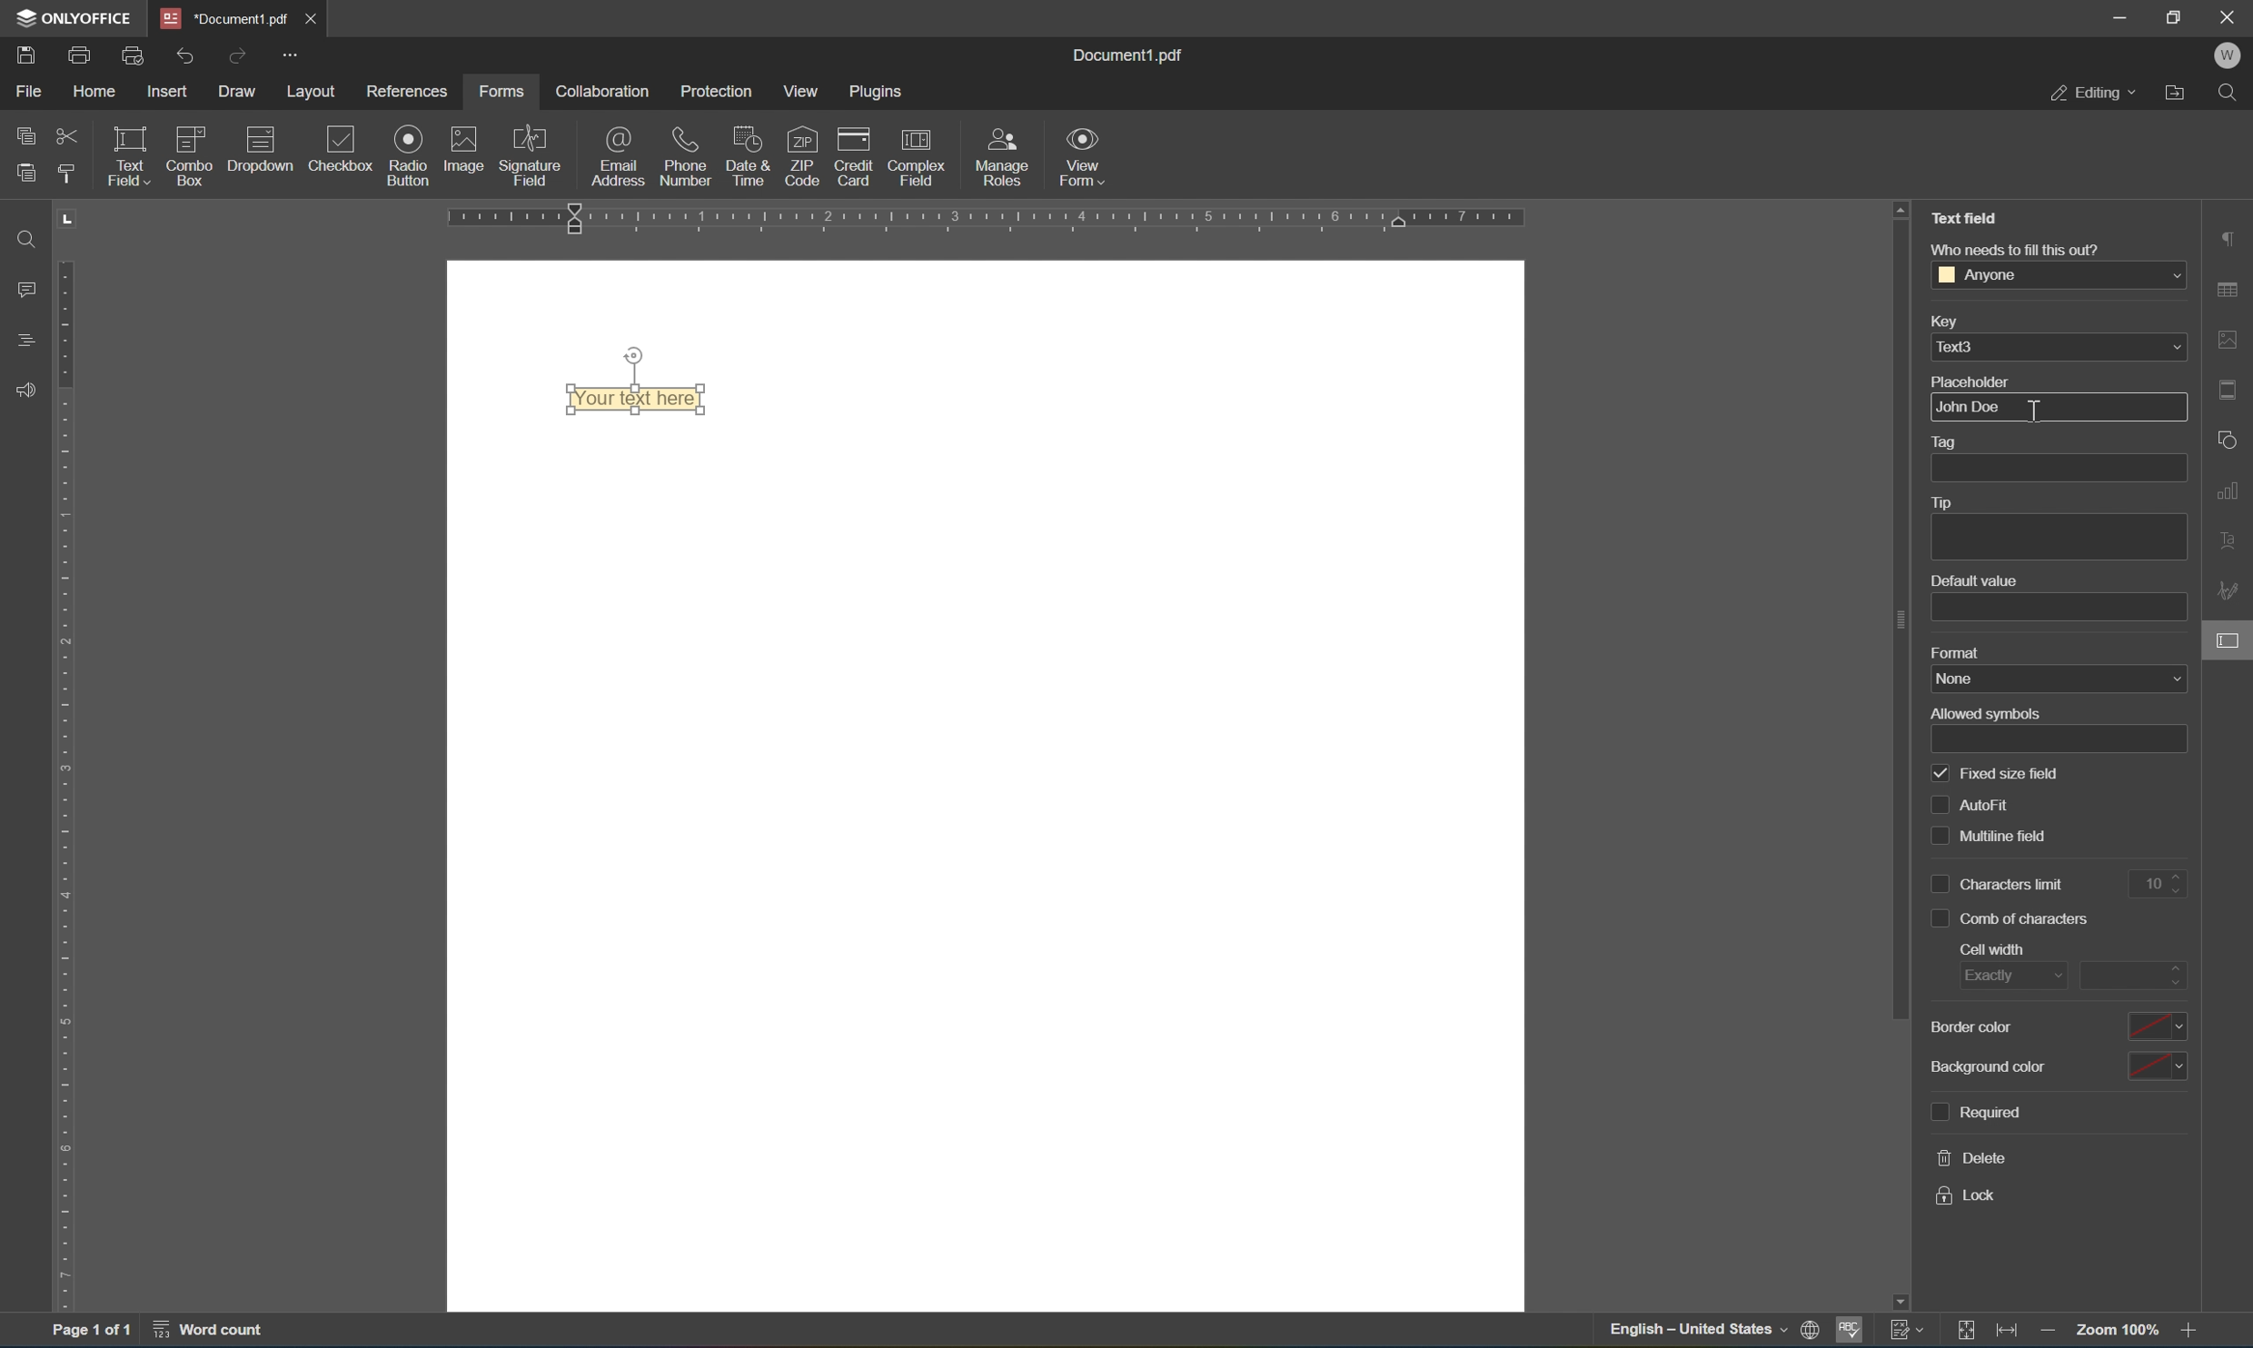 This screenshot has height=1348, width=2253. What do you see at coordinates (876, 91) in the screenshot?
I see `plugins` at bounding box center [876, 91].